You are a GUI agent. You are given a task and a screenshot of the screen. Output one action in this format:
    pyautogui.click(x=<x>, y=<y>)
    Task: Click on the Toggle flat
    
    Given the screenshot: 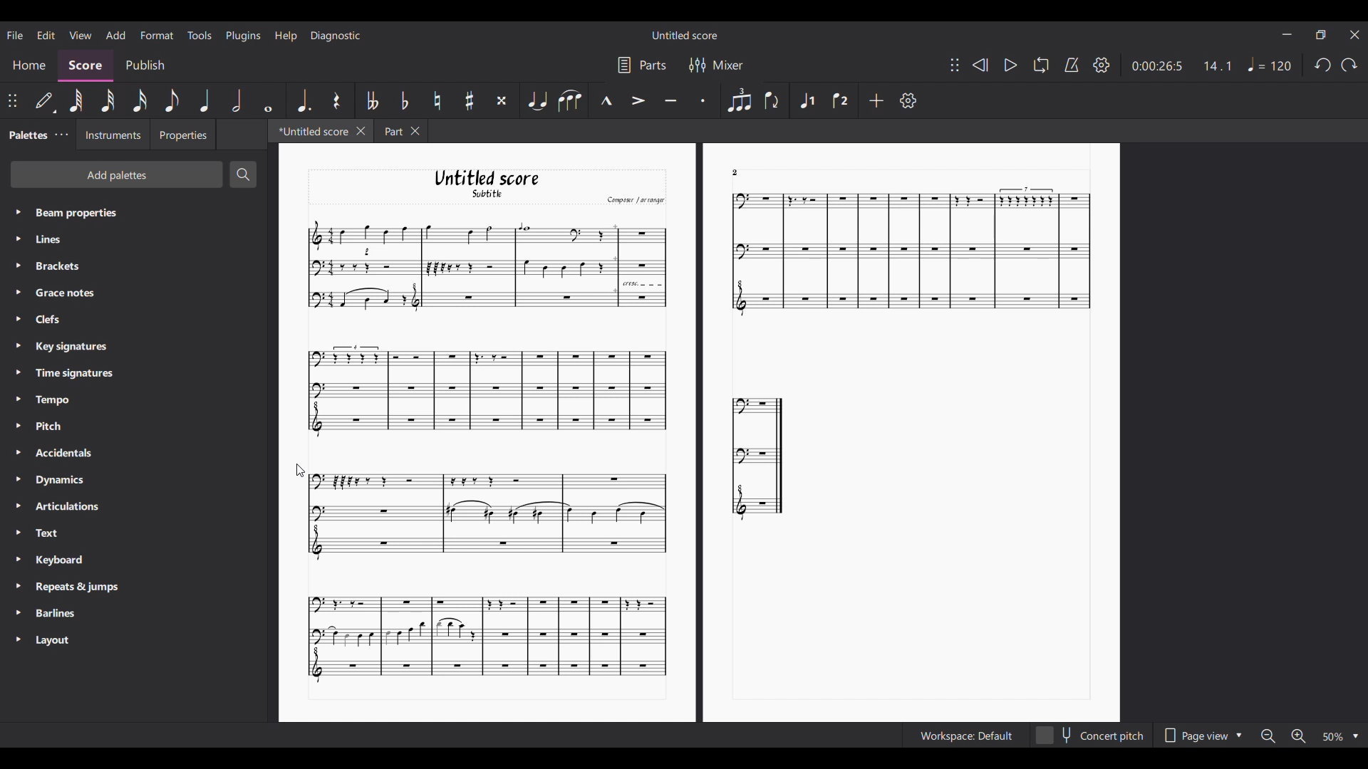 What is the action you would take?
    pyautogui.click(x=404, y=100)
    